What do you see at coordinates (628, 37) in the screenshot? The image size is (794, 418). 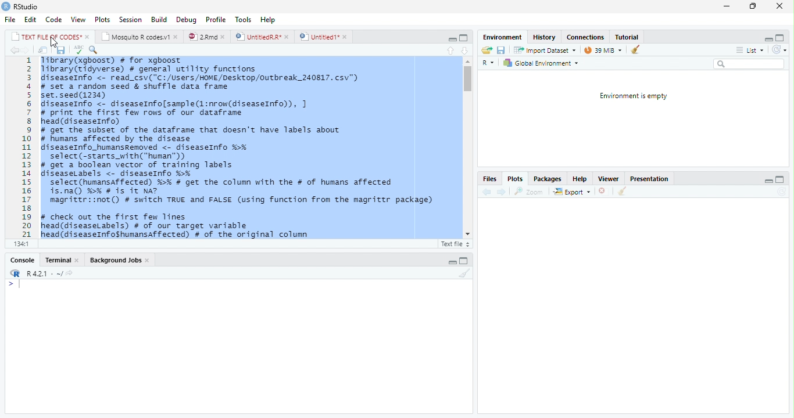 I see `Tutorial` at bounding box center [628, 37].